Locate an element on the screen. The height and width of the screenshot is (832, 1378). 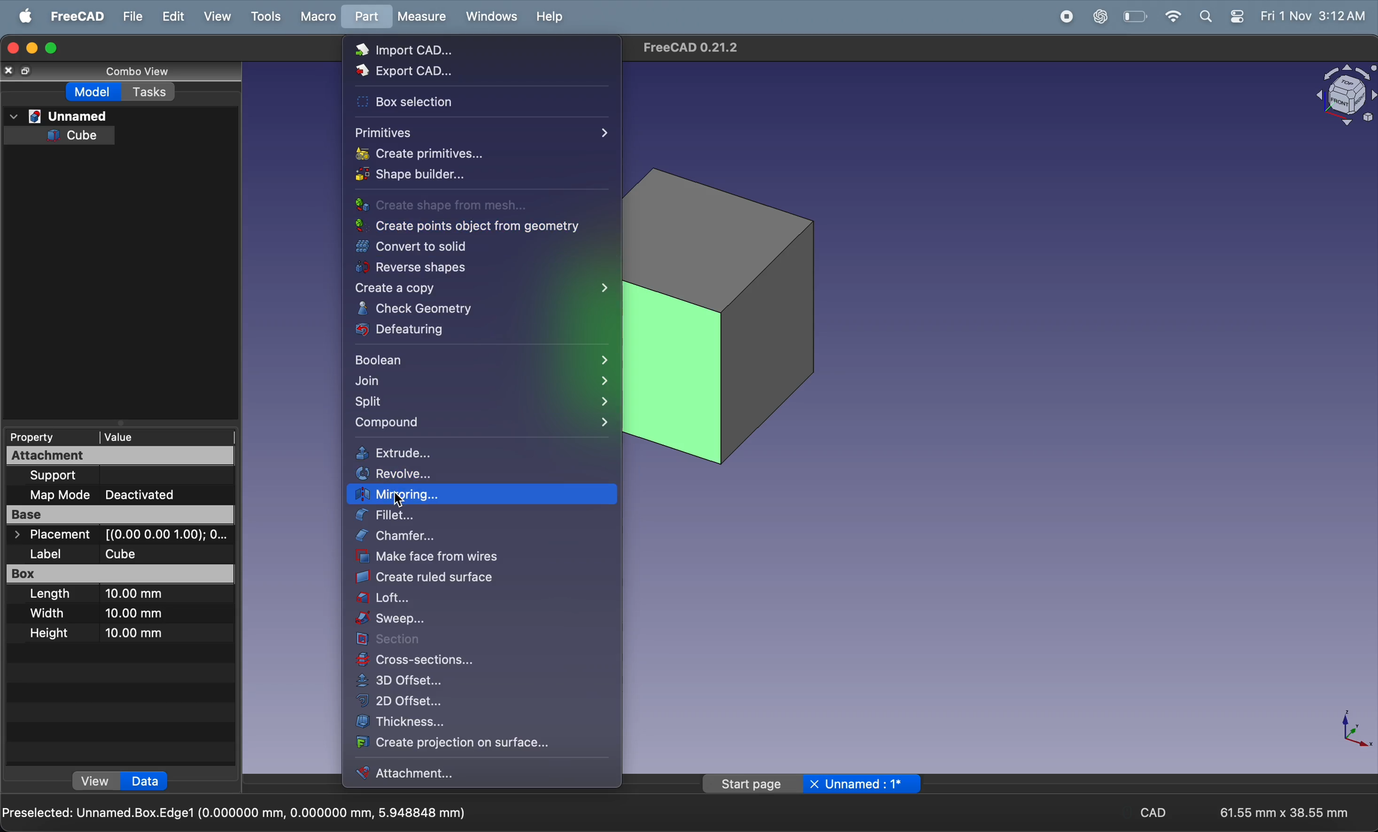
resize is located at coordinates (29, 70).